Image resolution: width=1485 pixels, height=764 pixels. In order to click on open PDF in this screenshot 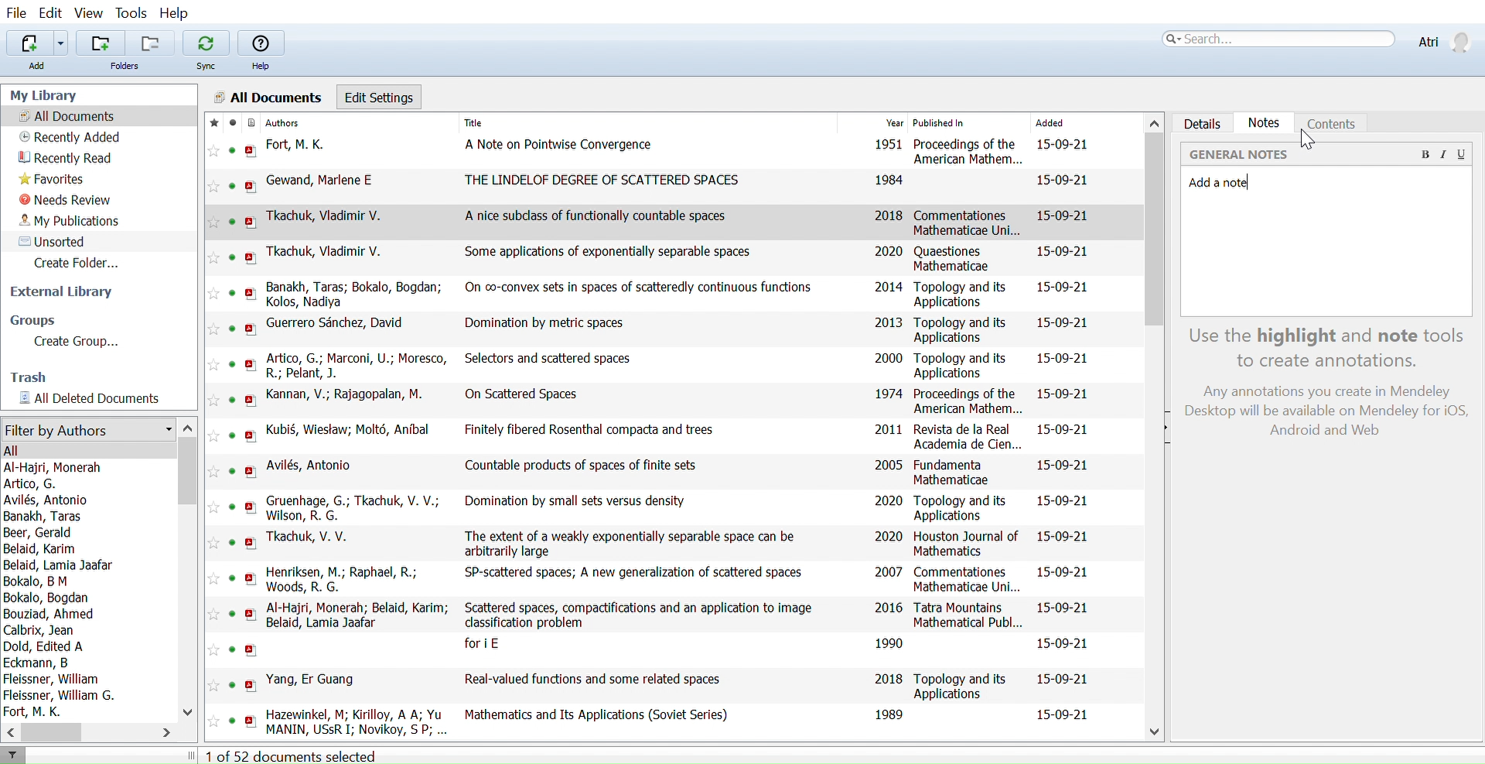, I will do `click(251, 542)`.